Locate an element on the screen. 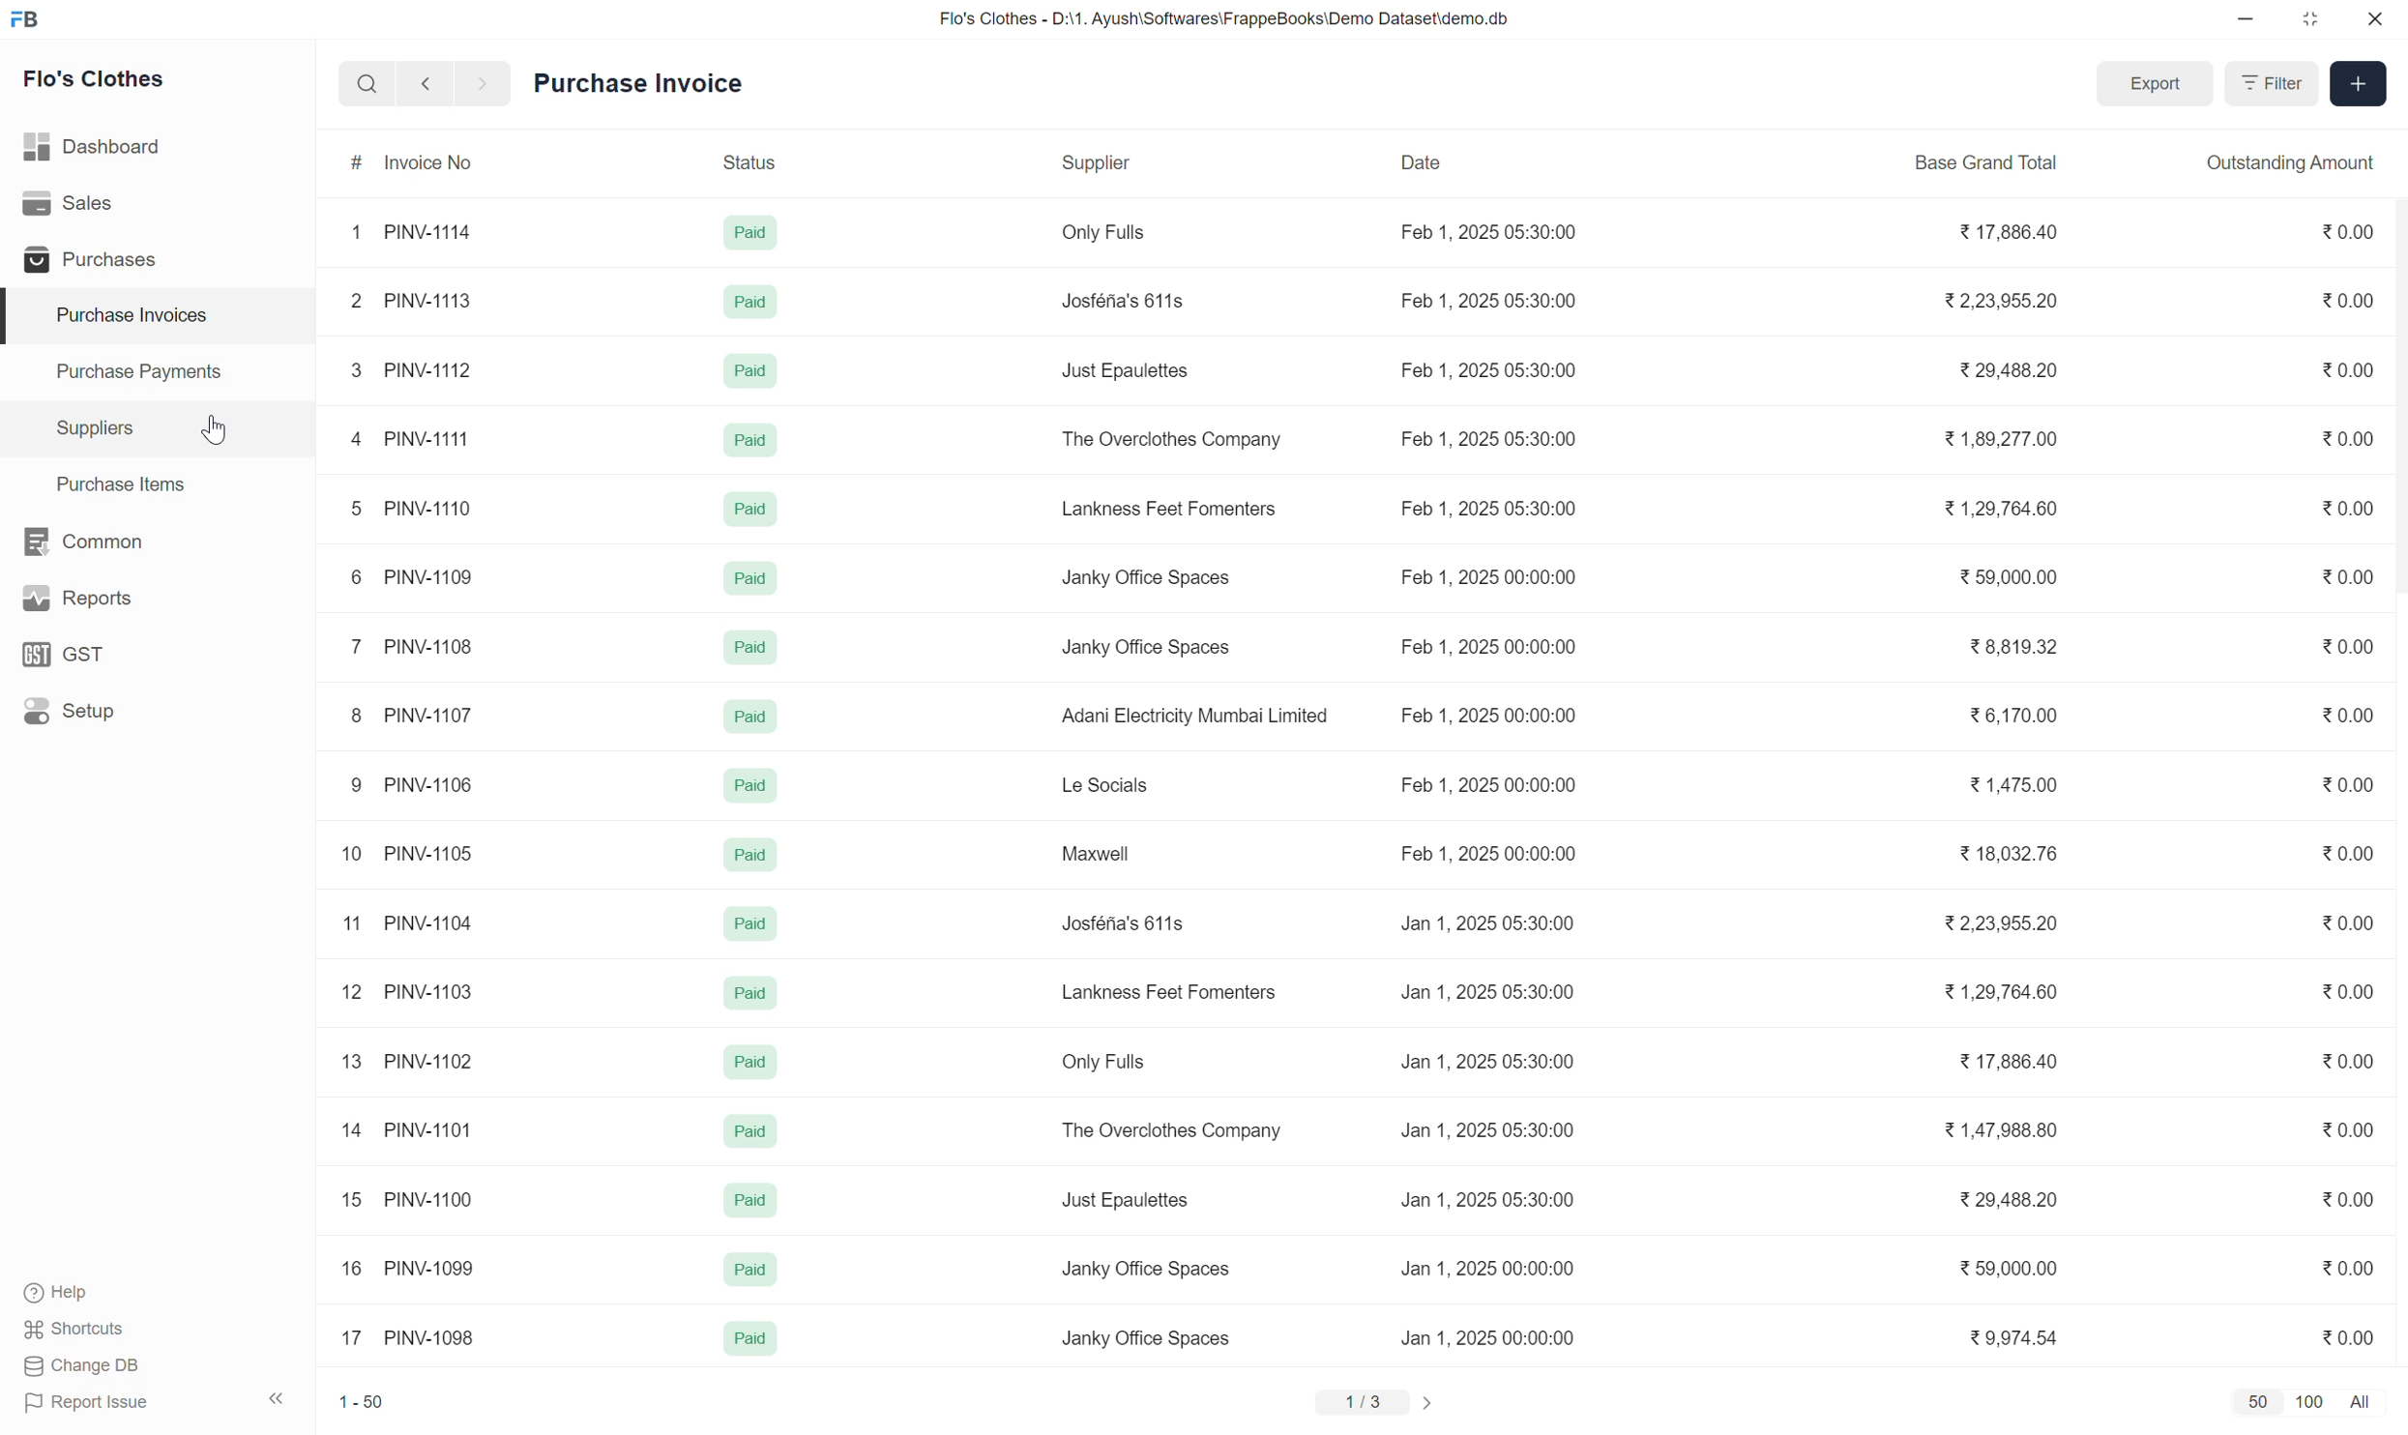  All is located at coordinates (2363, 1403).